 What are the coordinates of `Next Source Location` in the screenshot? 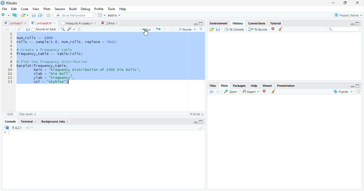 It's located at (12, 29).